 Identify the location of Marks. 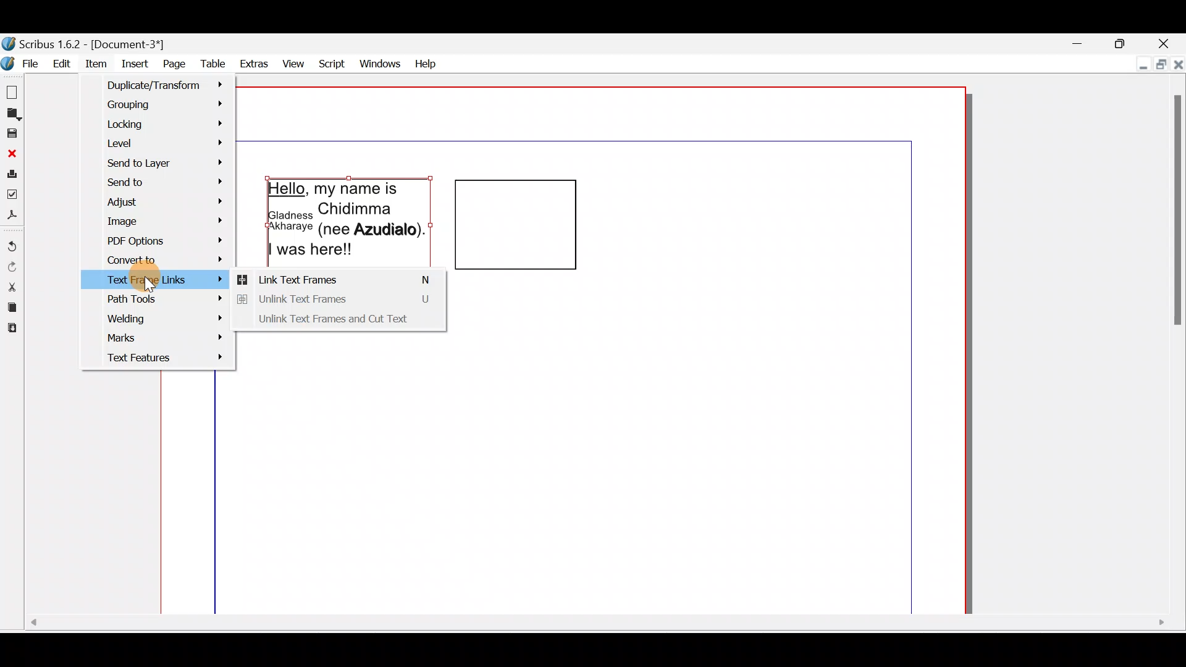
(158, 337).